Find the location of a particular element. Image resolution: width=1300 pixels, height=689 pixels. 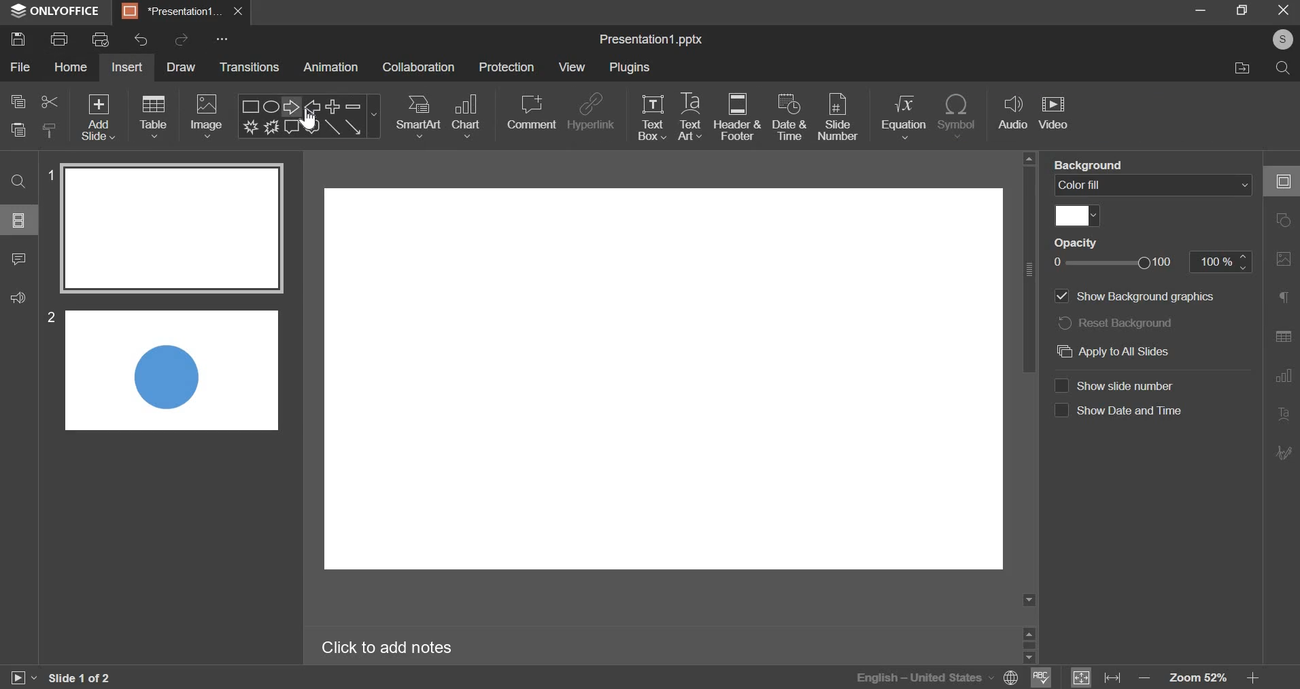

opacity is located at coordinates (1082, 242).